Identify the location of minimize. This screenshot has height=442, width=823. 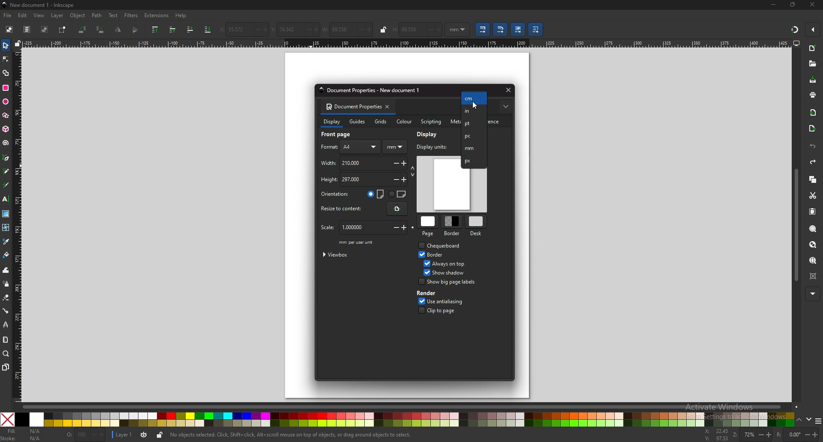
(773, 4).